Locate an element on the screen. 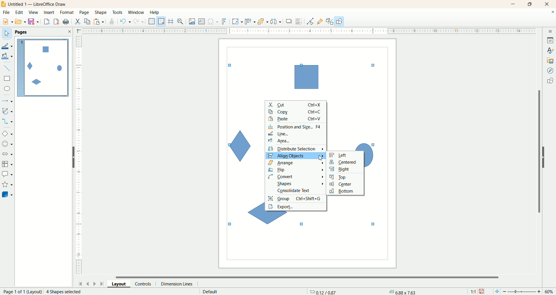  gallery is located at coordinates (550, 60).